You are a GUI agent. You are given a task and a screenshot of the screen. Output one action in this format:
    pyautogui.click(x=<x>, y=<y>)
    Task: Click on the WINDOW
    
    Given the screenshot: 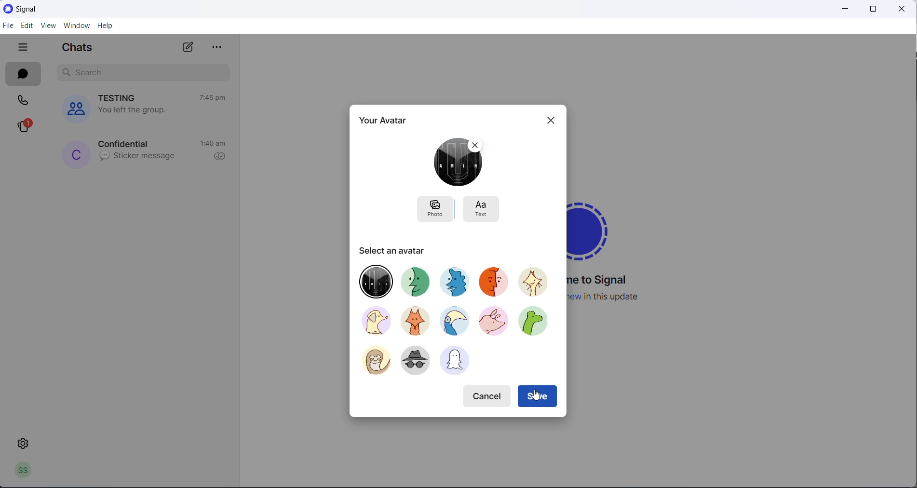 What is the action you would take?
    pyautogui.click(x=77, y=26)
    